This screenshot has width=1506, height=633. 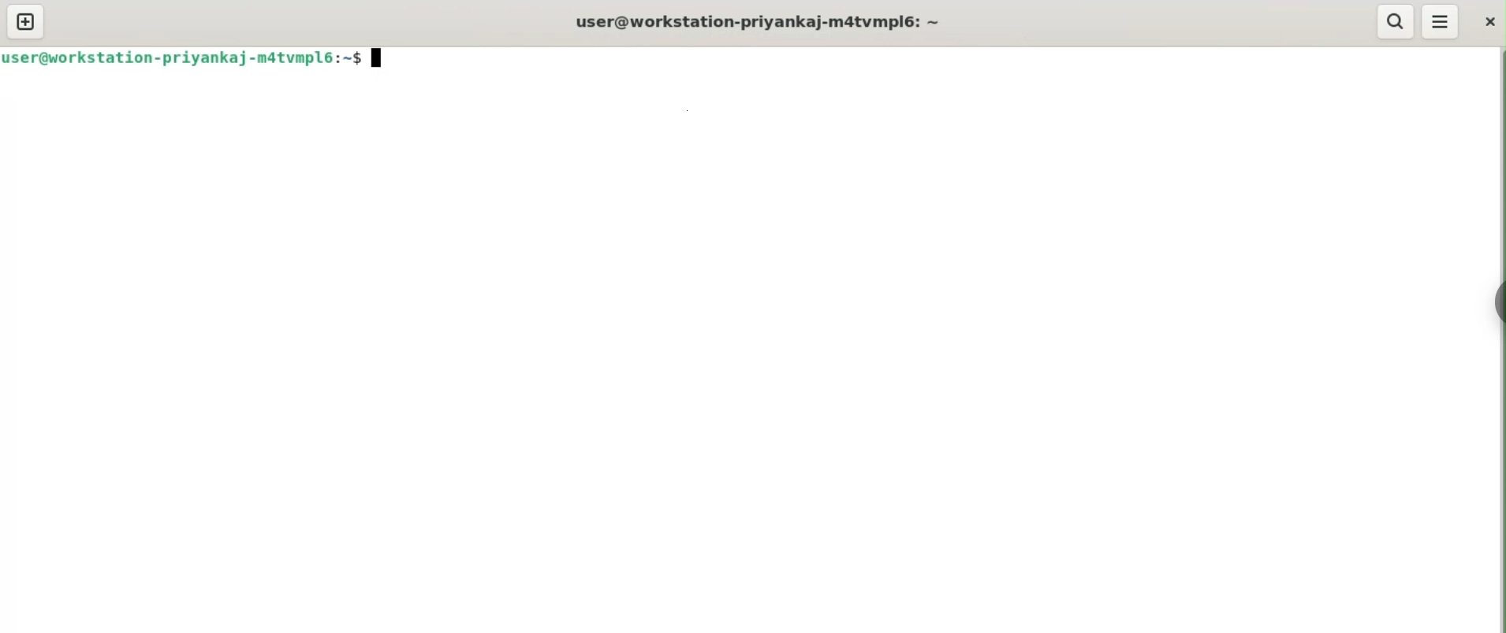 I want to click on sidebar, so click(x=1497, y=303).